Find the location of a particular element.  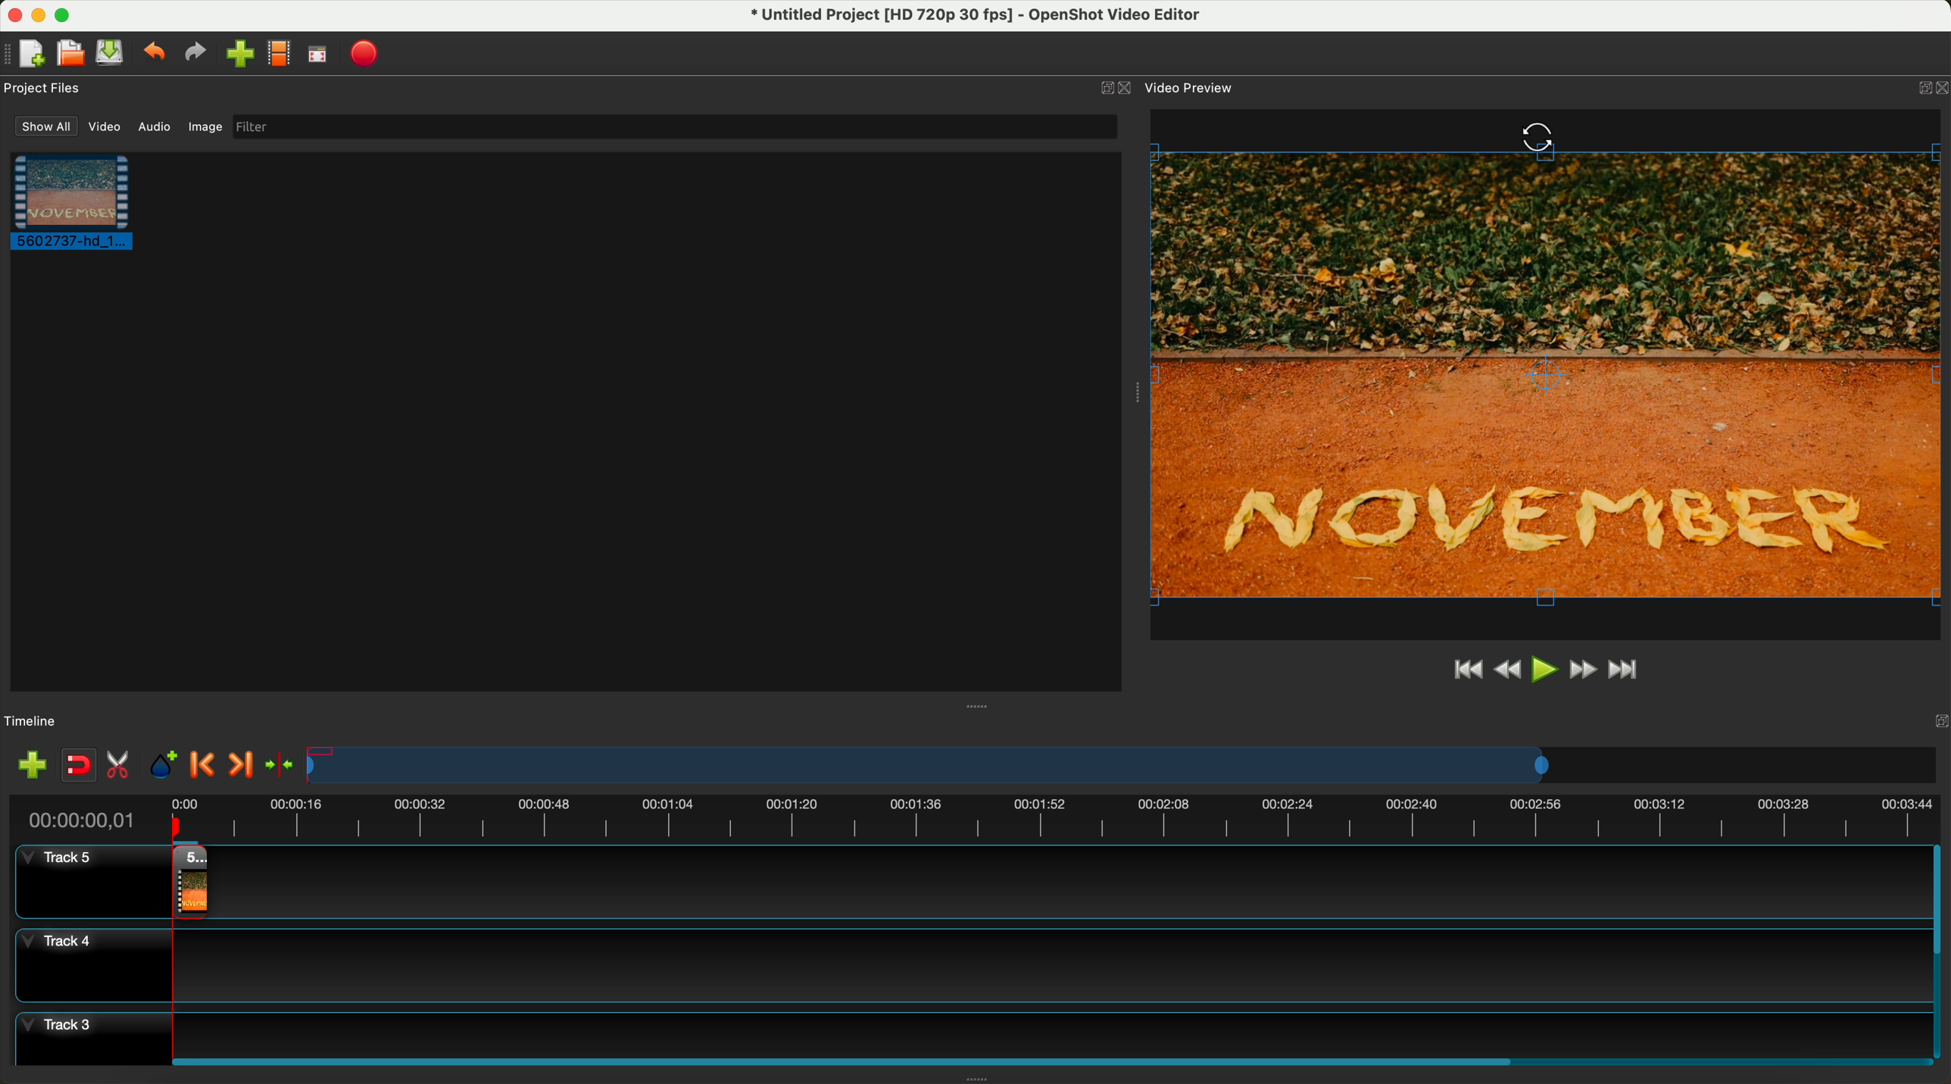

redo is located at coordinates (195, 54).